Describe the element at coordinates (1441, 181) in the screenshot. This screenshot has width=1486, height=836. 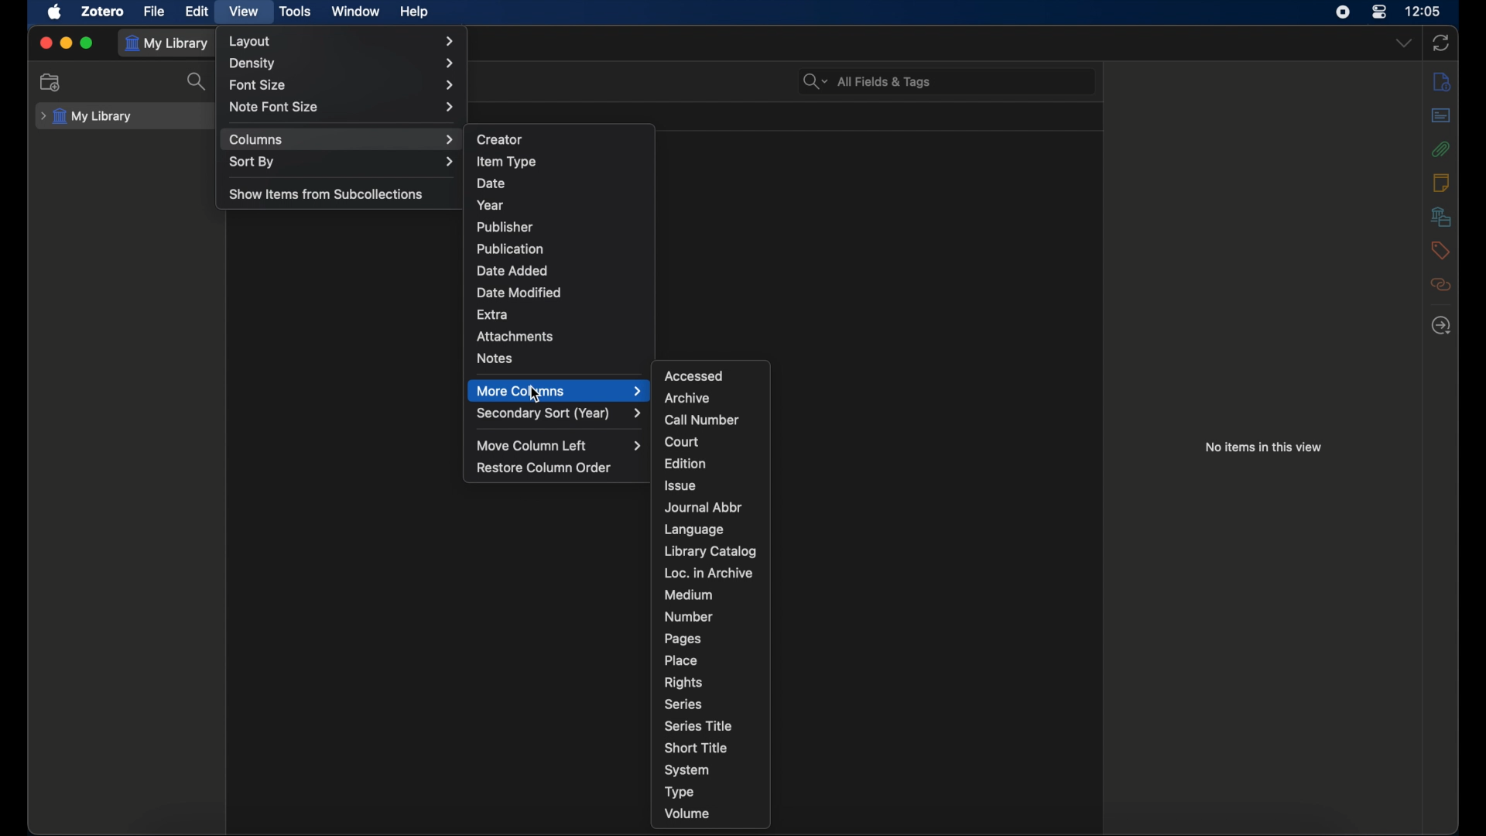
I see `notes` at that location.